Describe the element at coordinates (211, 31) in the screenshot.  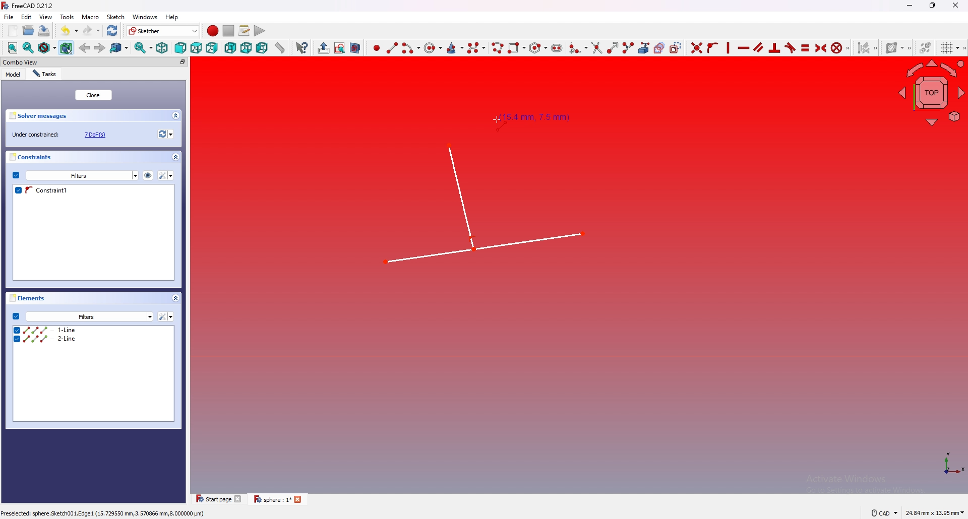
I see `Macro recording` at that location.